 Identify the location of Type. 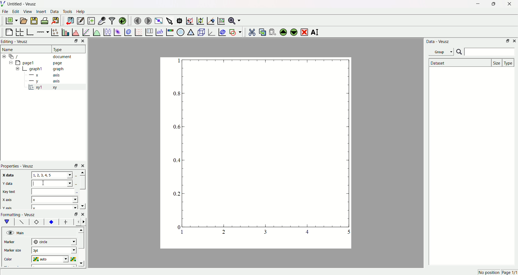
(66, 49).